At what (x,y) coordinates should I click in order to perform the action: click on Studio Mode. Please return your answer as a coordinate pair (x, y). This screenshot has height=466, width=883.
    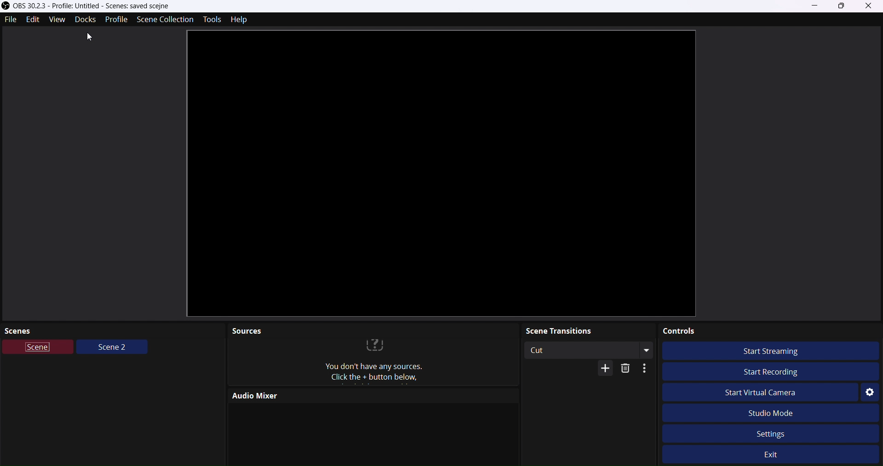
    Looking at the image, I should click on (785, 412).